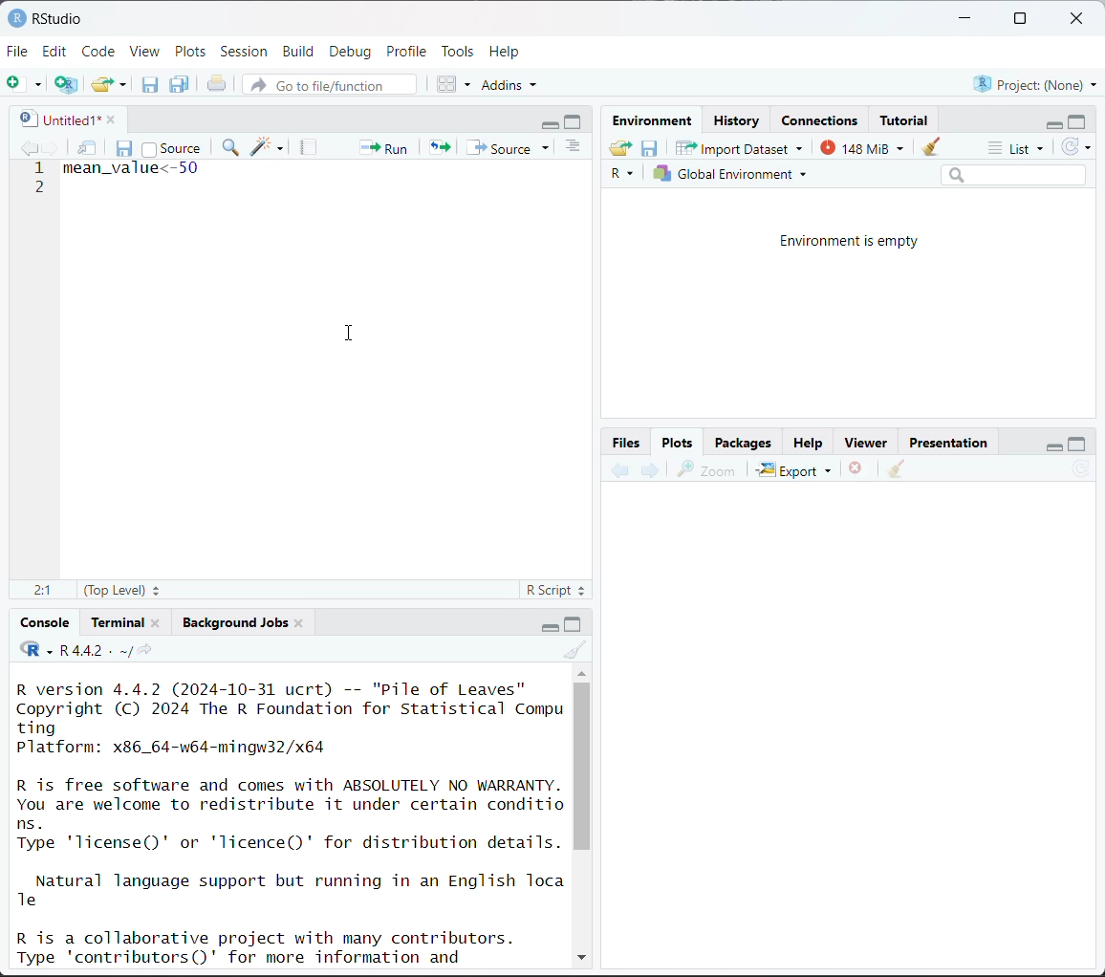 This screenshot has width=1105, height=977. What do you see at coordinates (906, 118) in the screenshot?
I see `Tutorial` at bounding box center [906, 118].